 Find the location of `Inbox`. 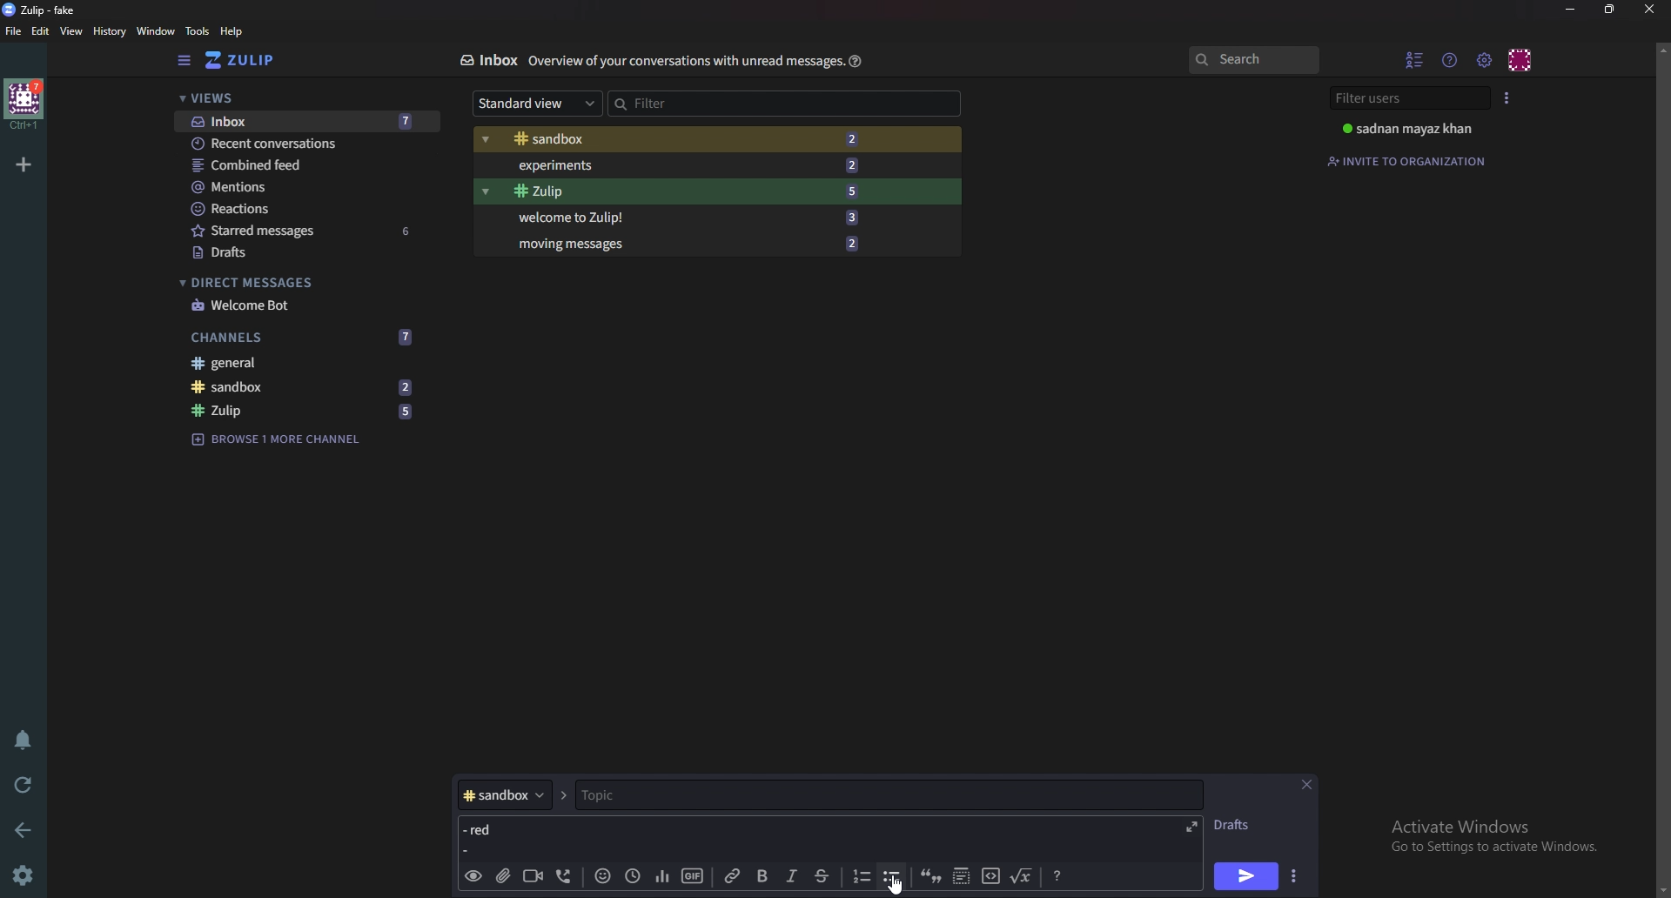

Inbox is located at coordinates (305, 123).